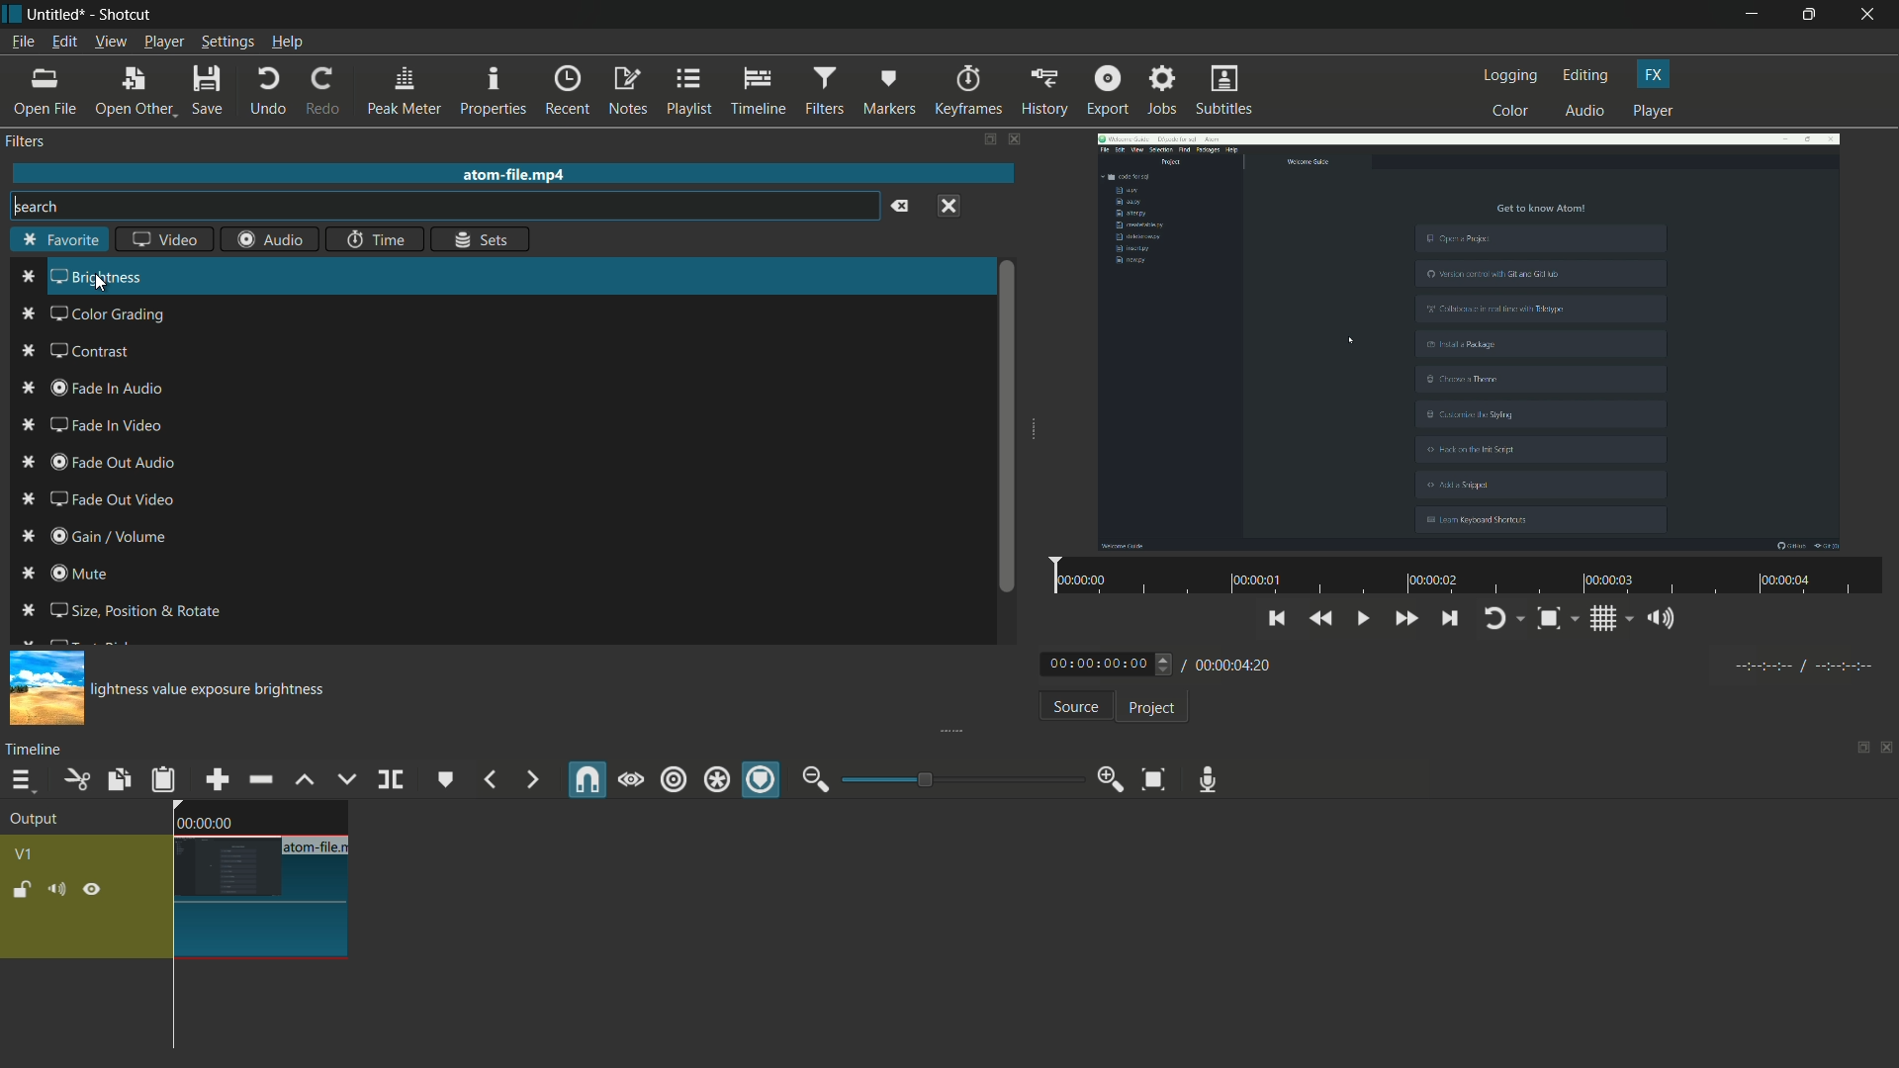 This screenshot has width=1899, height=1068. Describe the element at coordinates (715, 782) in the screenshot. I see `ripple all tracks` at that location.